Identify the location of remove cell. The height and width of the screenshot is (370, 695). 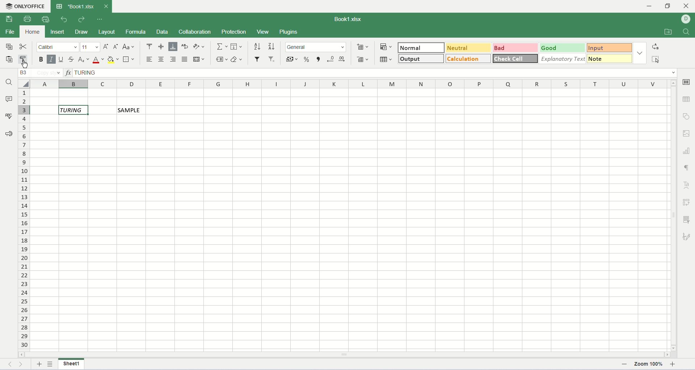
(363, 60).